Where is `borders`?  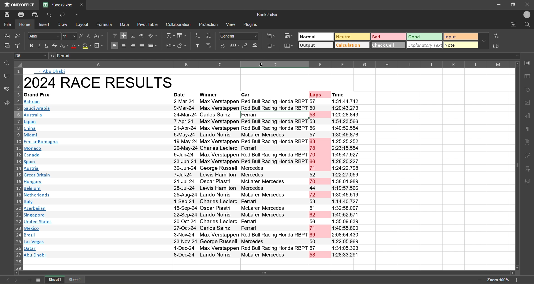 borders is located at coordinates (100, 46).